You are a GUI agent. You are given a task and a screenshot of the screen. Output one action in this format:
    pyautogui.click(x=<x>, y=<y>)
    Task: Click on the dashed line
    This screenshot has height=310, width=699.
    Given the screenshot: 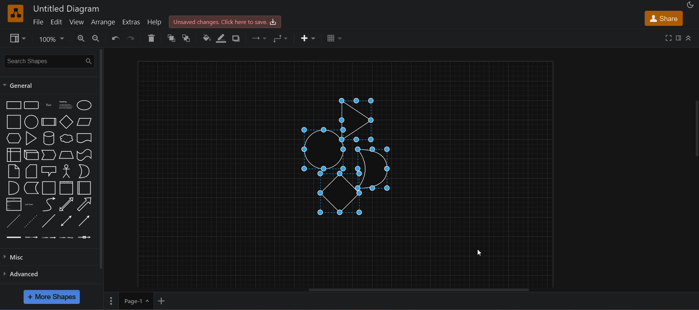 What is the action you would take?
    pyautogui.click(x=13, y=221)
    